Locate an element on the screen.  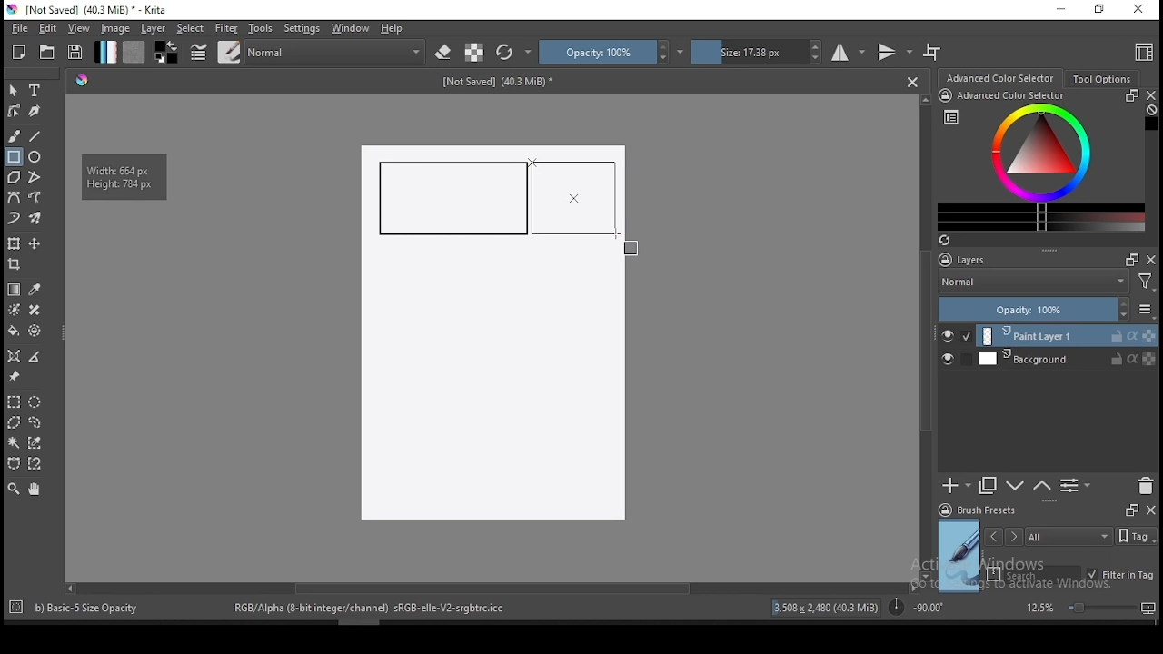
new rectangle is located at coordinates (451, 198).